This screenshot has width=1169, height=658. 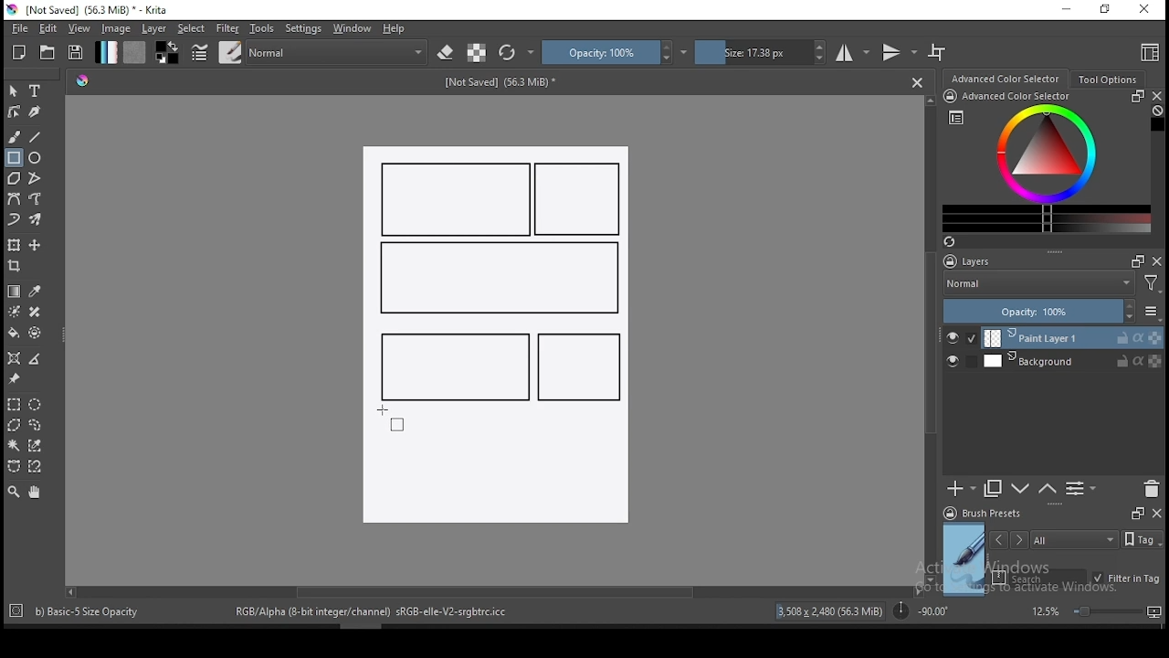 I want to click on pan tool, so click(x=33, y=493).